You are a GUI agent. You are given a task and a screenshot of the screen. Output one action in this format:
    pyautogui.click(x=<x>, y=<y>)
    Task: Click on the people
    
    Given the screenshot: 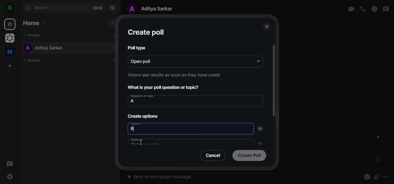 What is the action you would take?
    pyautogui.click(x=34, y=35)
    